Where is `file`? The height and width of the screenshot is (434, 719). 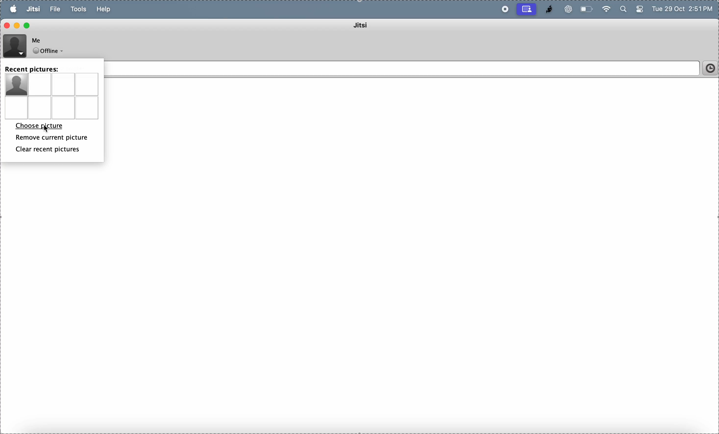
file is located at coordinates (55, 9).